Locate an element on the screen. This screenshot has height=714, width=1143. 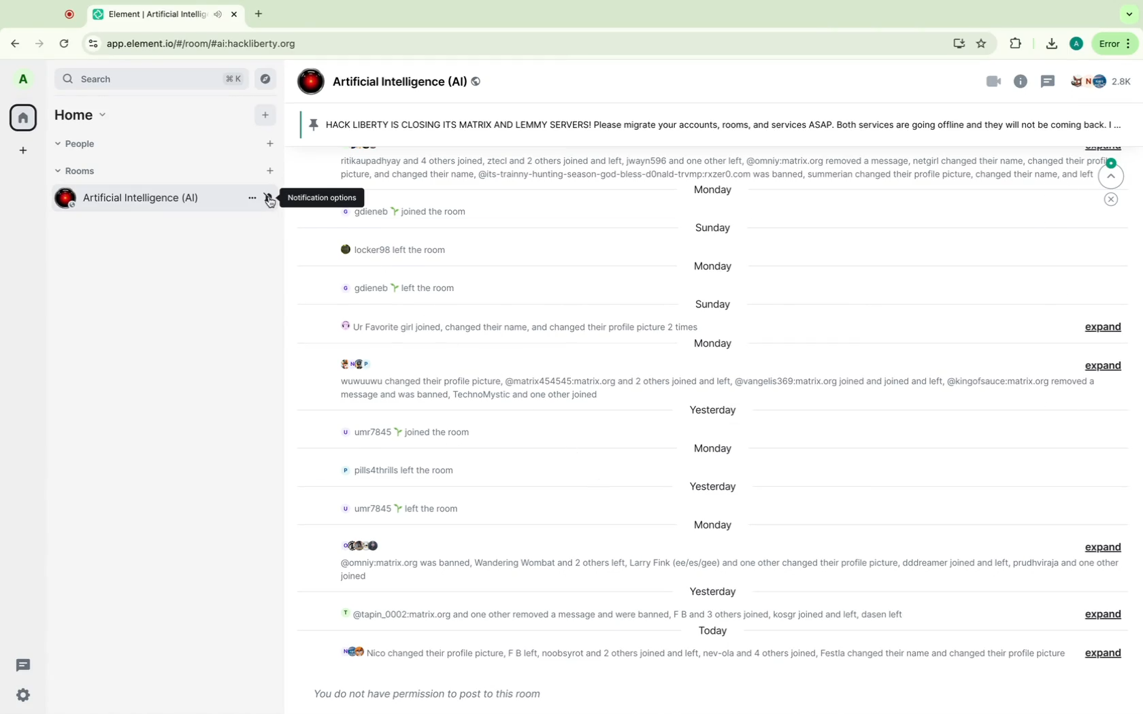
rooms is located at coordinates (88, 172).